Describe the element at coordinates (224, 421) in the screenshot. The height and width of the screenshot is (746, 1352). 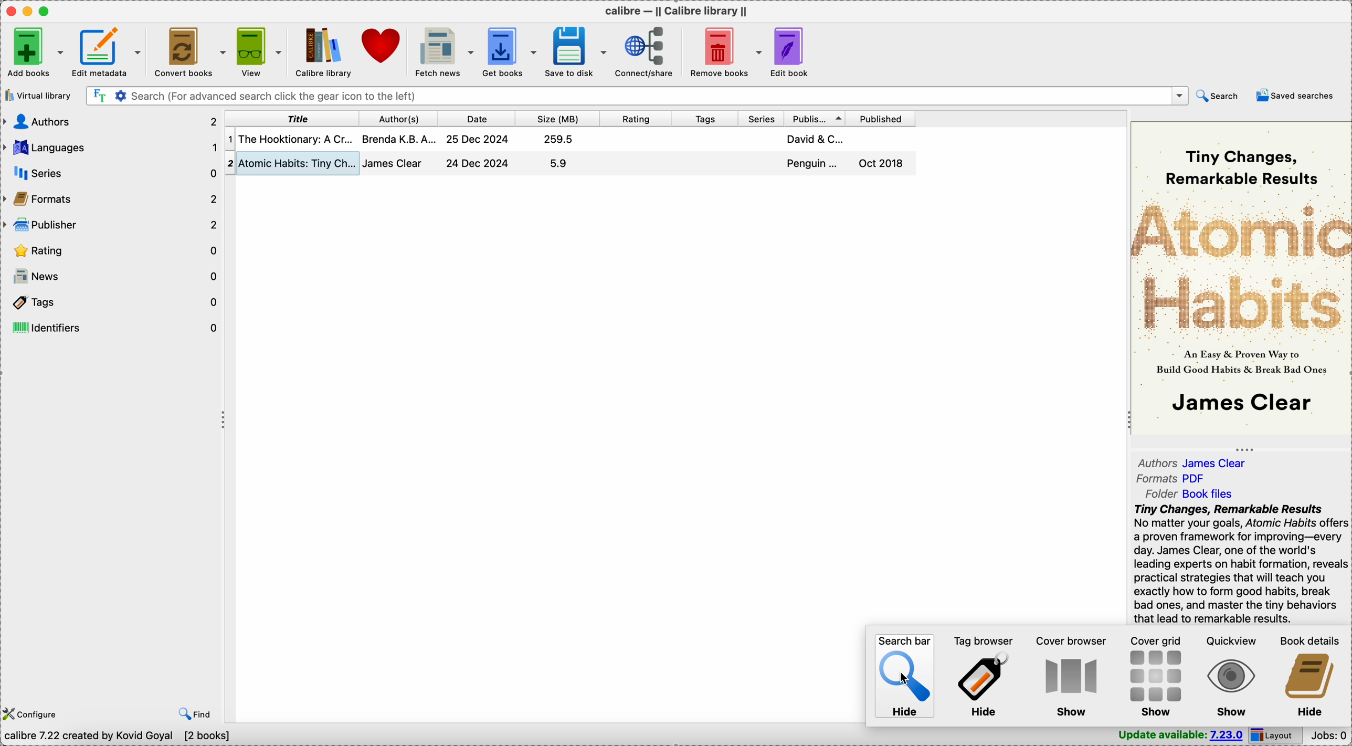
I see `toggle expand/contract` at that location.